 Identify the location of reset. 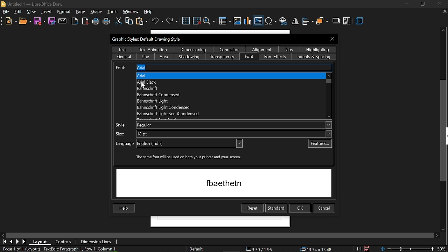
(252, 208).